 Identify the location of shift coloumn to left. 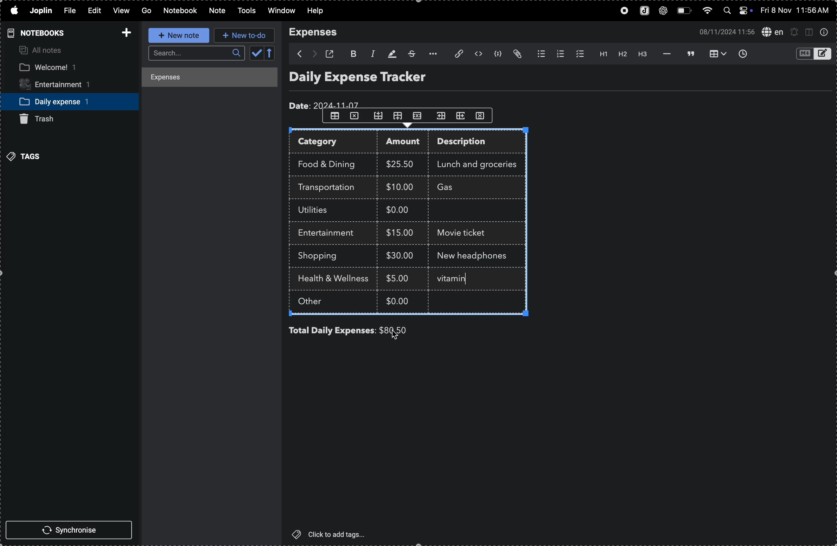
(461, 115).